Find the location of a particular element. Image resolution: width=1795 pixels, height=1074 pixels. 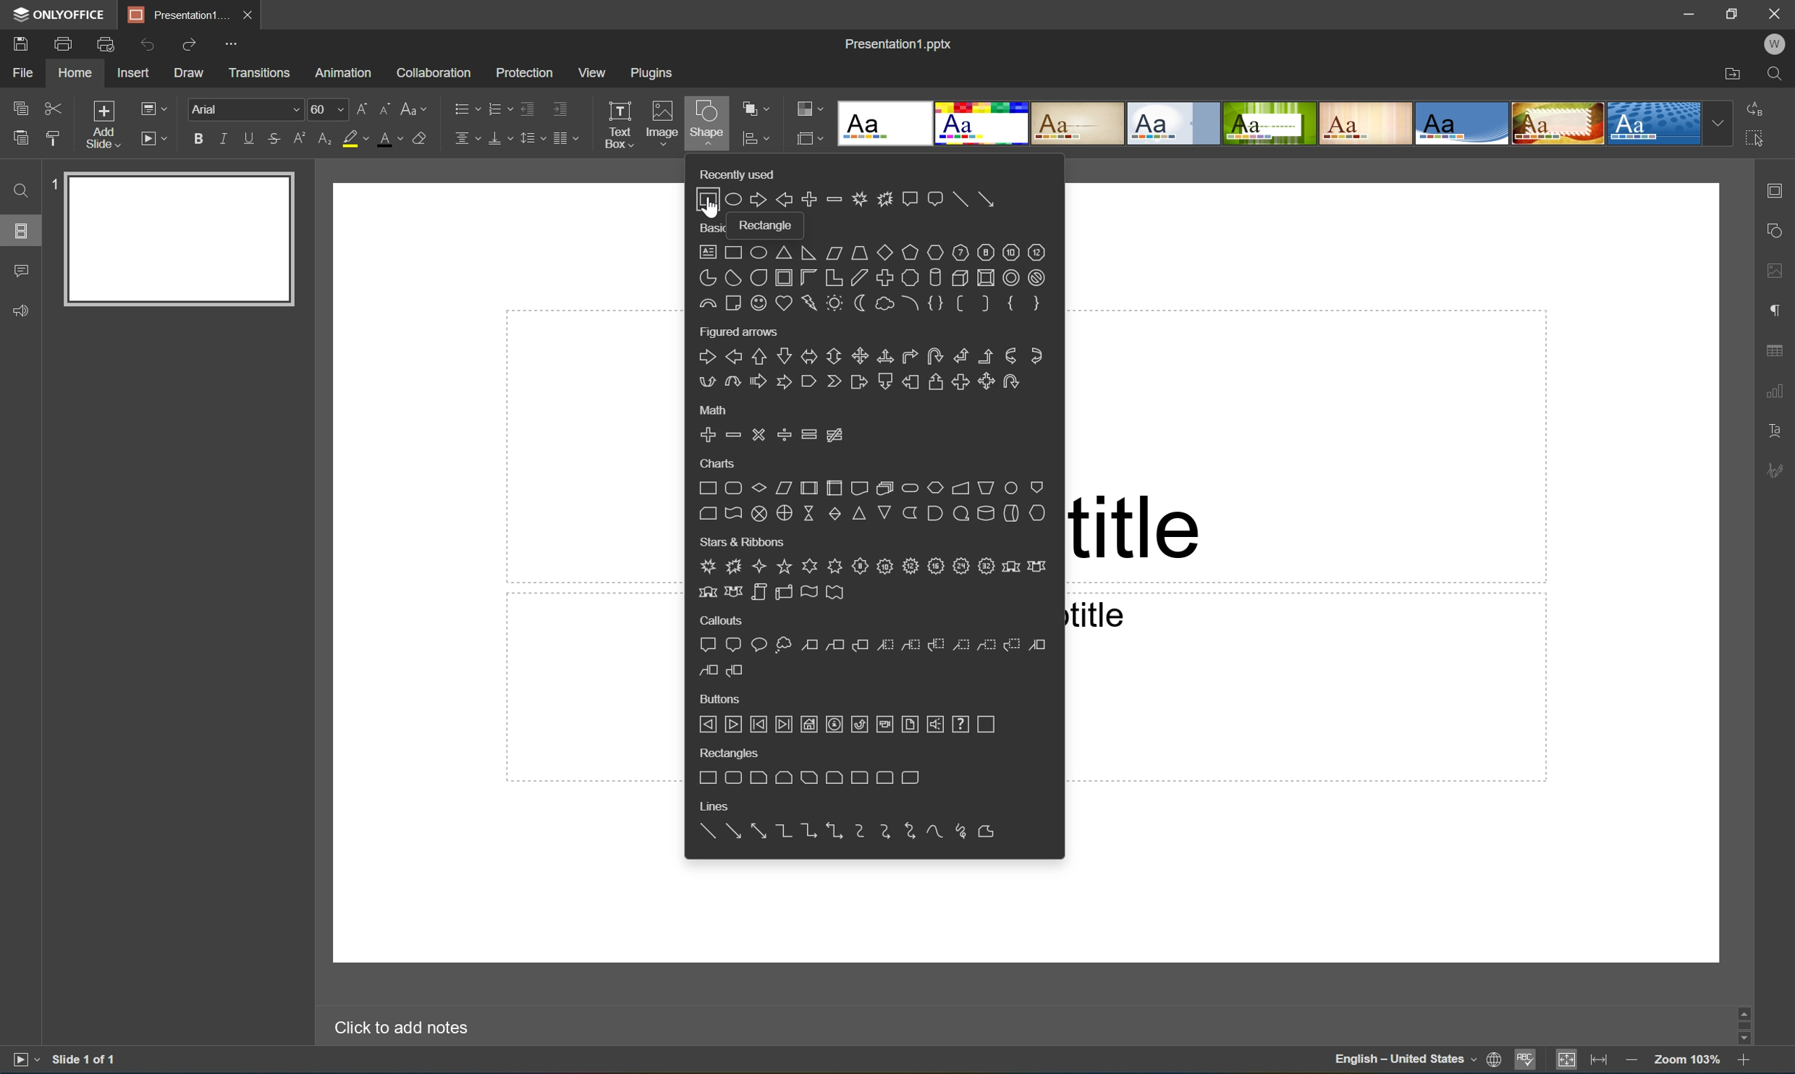

Print a file is located at coordinates (64, 43).